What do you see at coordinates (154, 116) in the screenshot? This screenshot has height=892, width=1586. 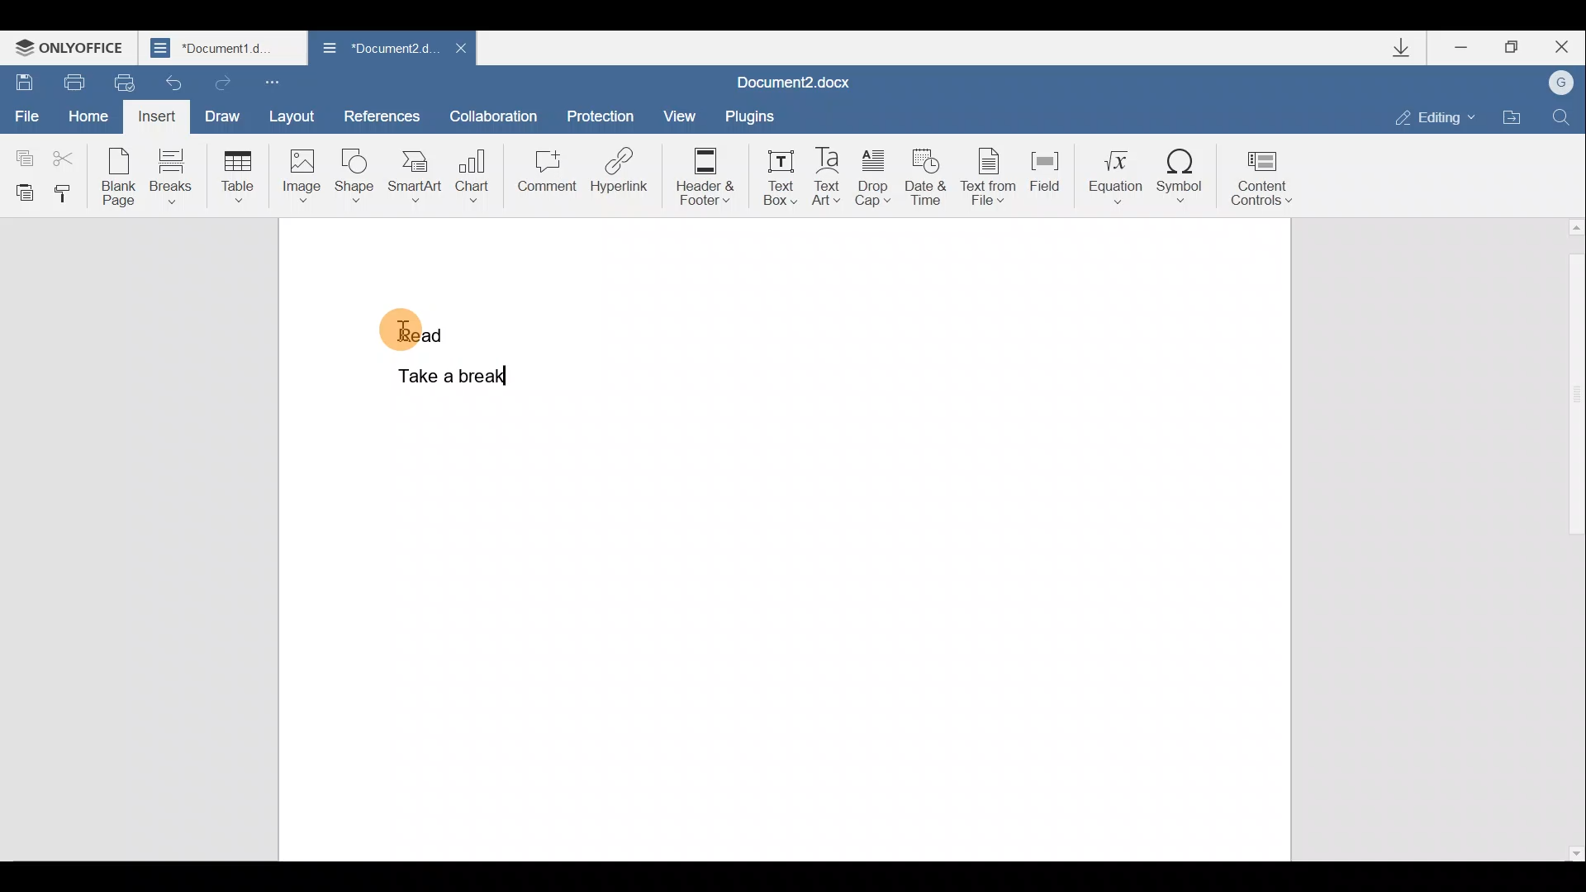 I see `Insert` at bounding box center [154, 116].